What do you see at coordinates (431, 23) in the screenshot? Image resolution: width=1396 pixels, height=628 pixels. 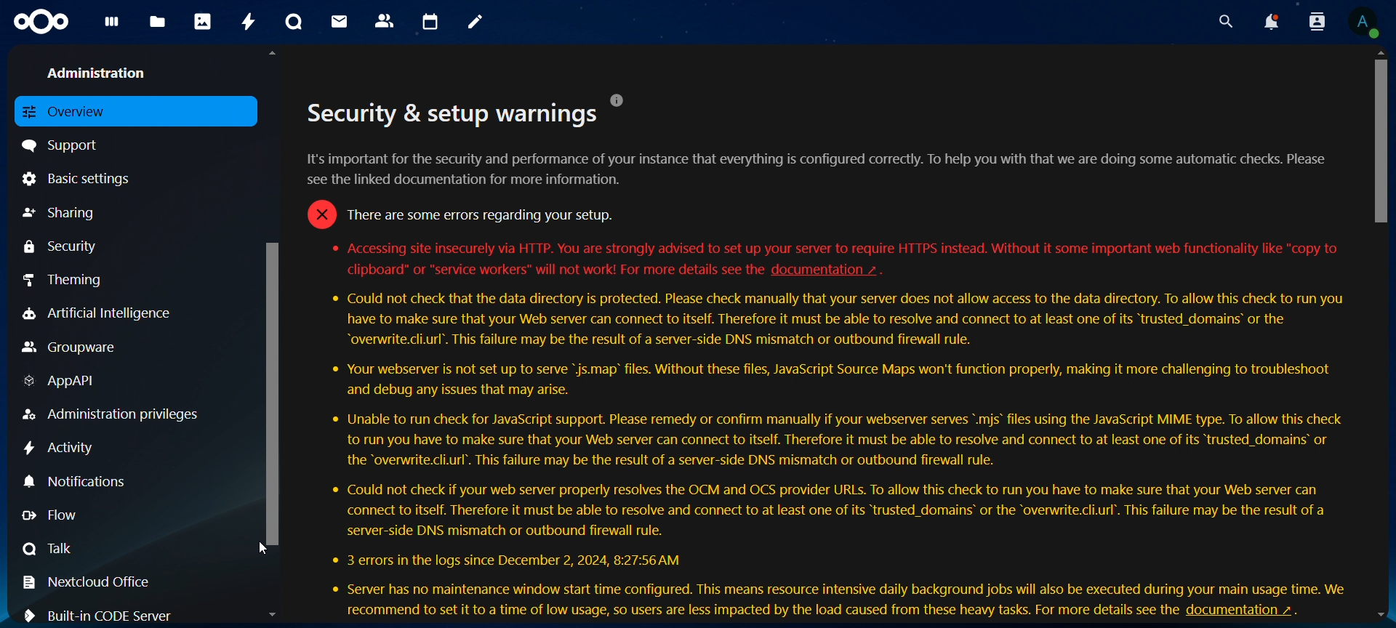 I see `calendar` at bounding box center [431, 23].